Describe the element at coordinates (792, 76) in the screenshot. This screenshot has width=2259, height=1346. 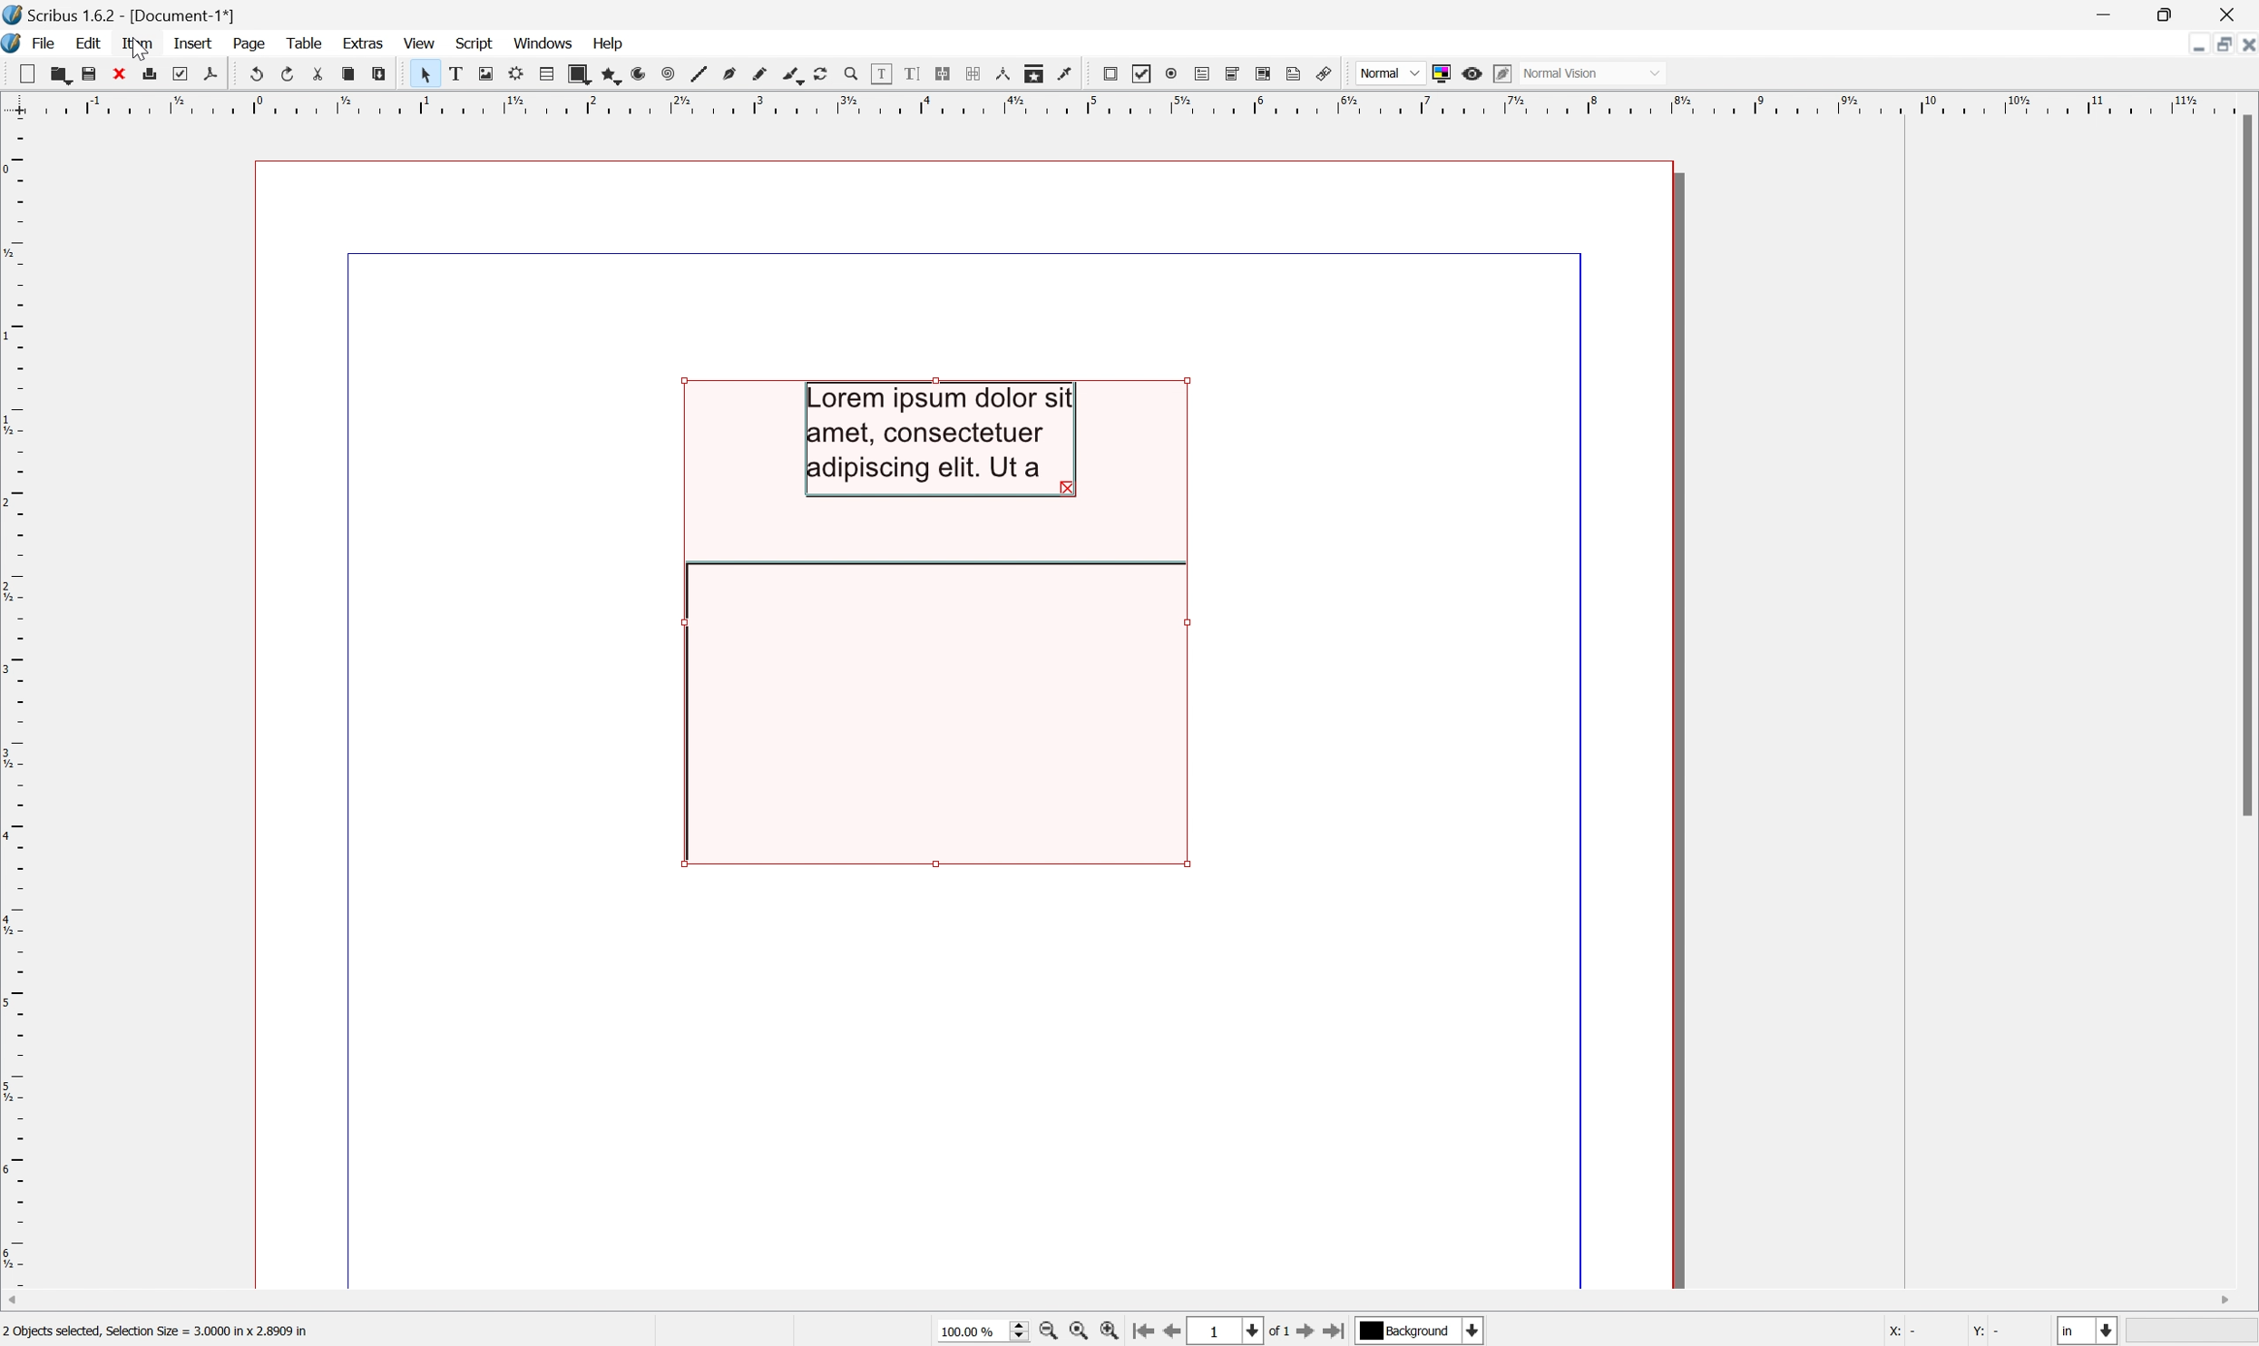
I see `Calligraphic line` at that location.